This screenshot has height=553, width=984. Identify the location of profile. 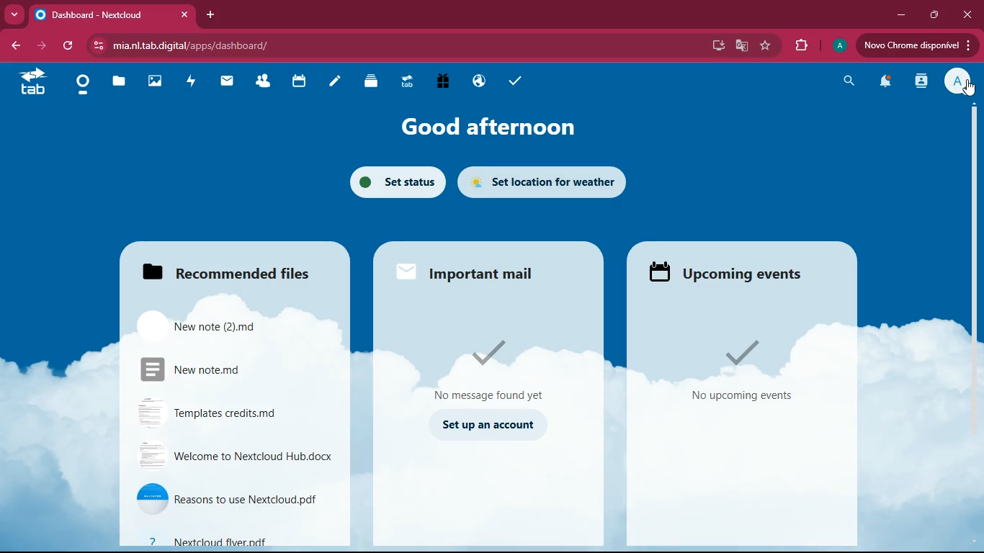
(837, 47).